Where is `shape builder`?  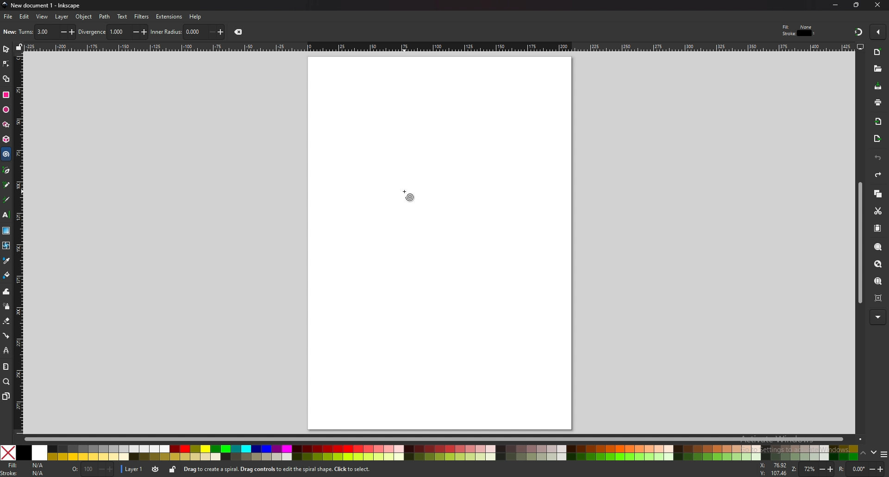
shape builder is located at coordinates (6, 79).